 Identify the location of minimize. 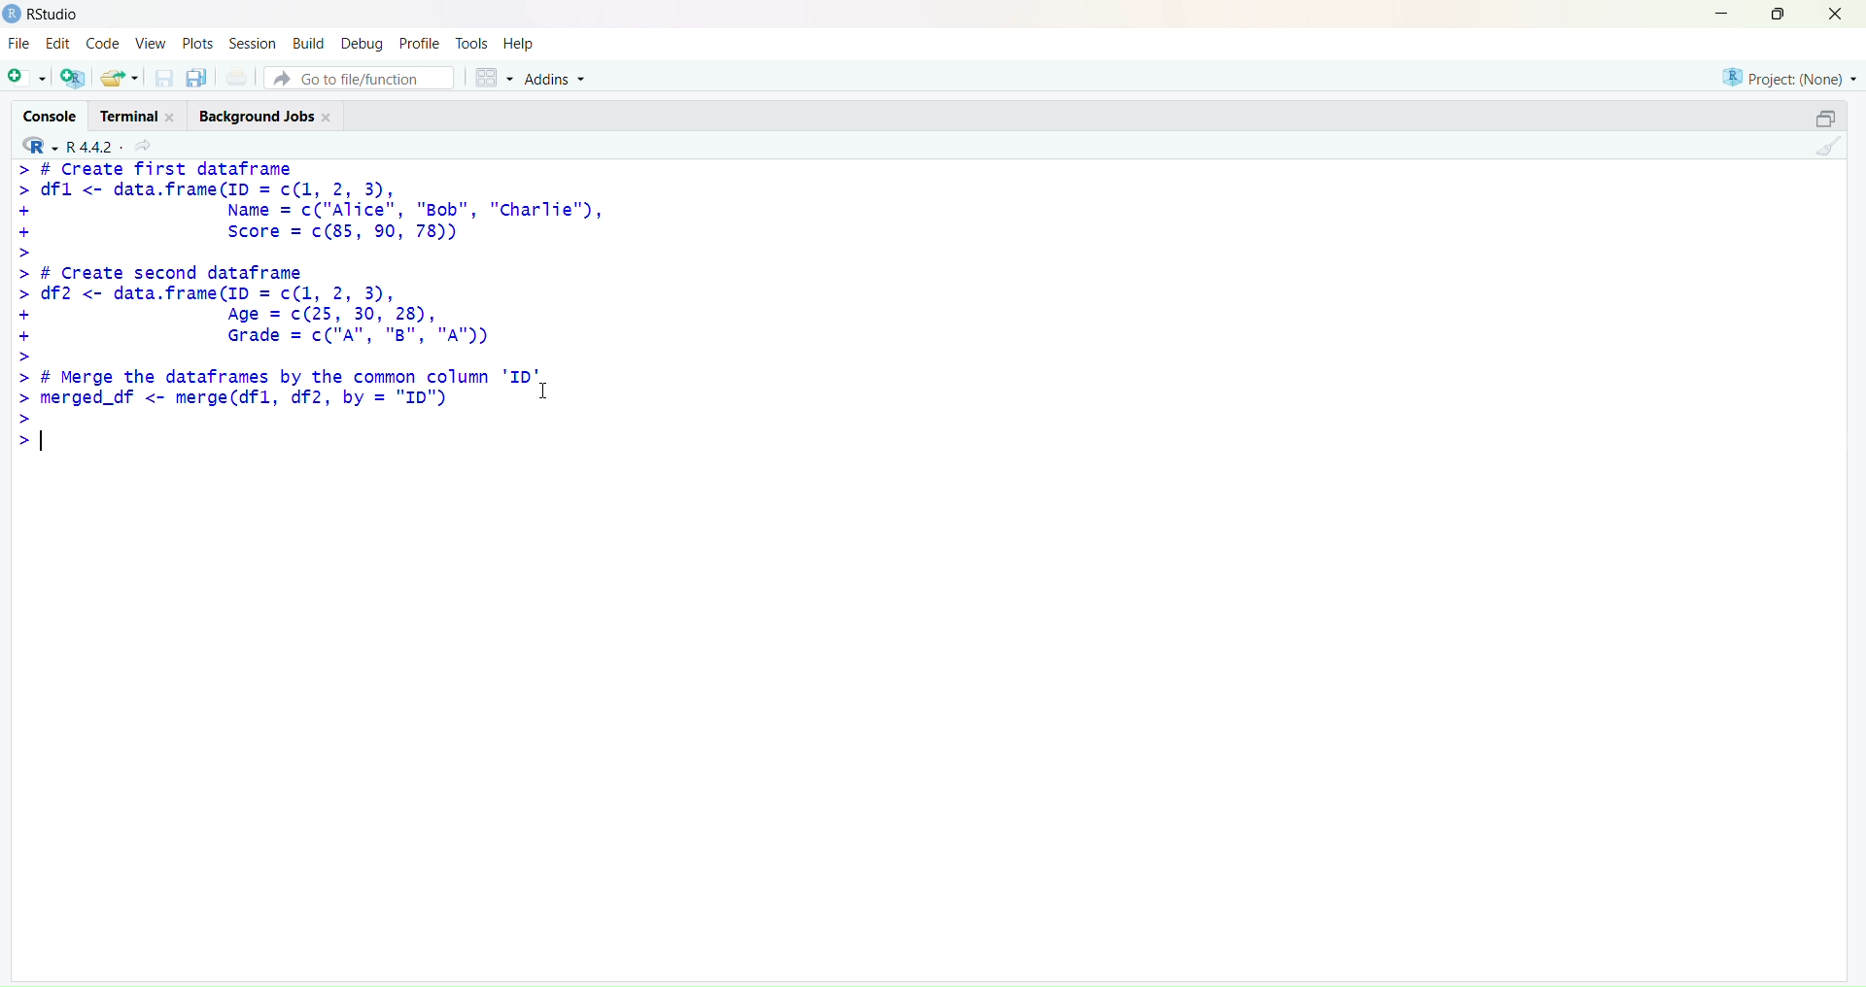
(1717, 14).